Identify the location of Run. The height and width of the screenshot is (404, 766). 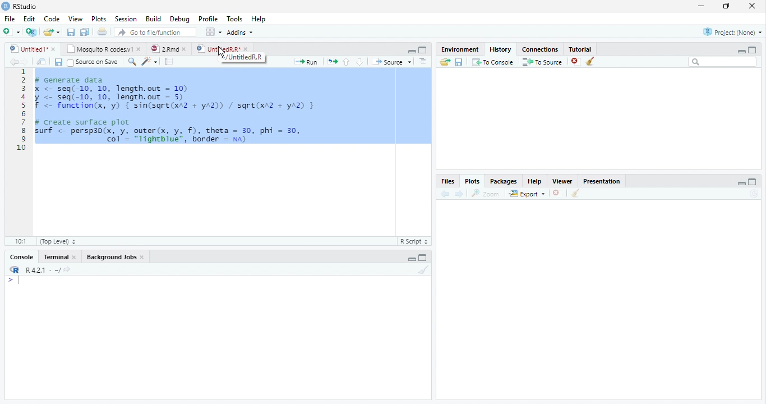
(305, 62).